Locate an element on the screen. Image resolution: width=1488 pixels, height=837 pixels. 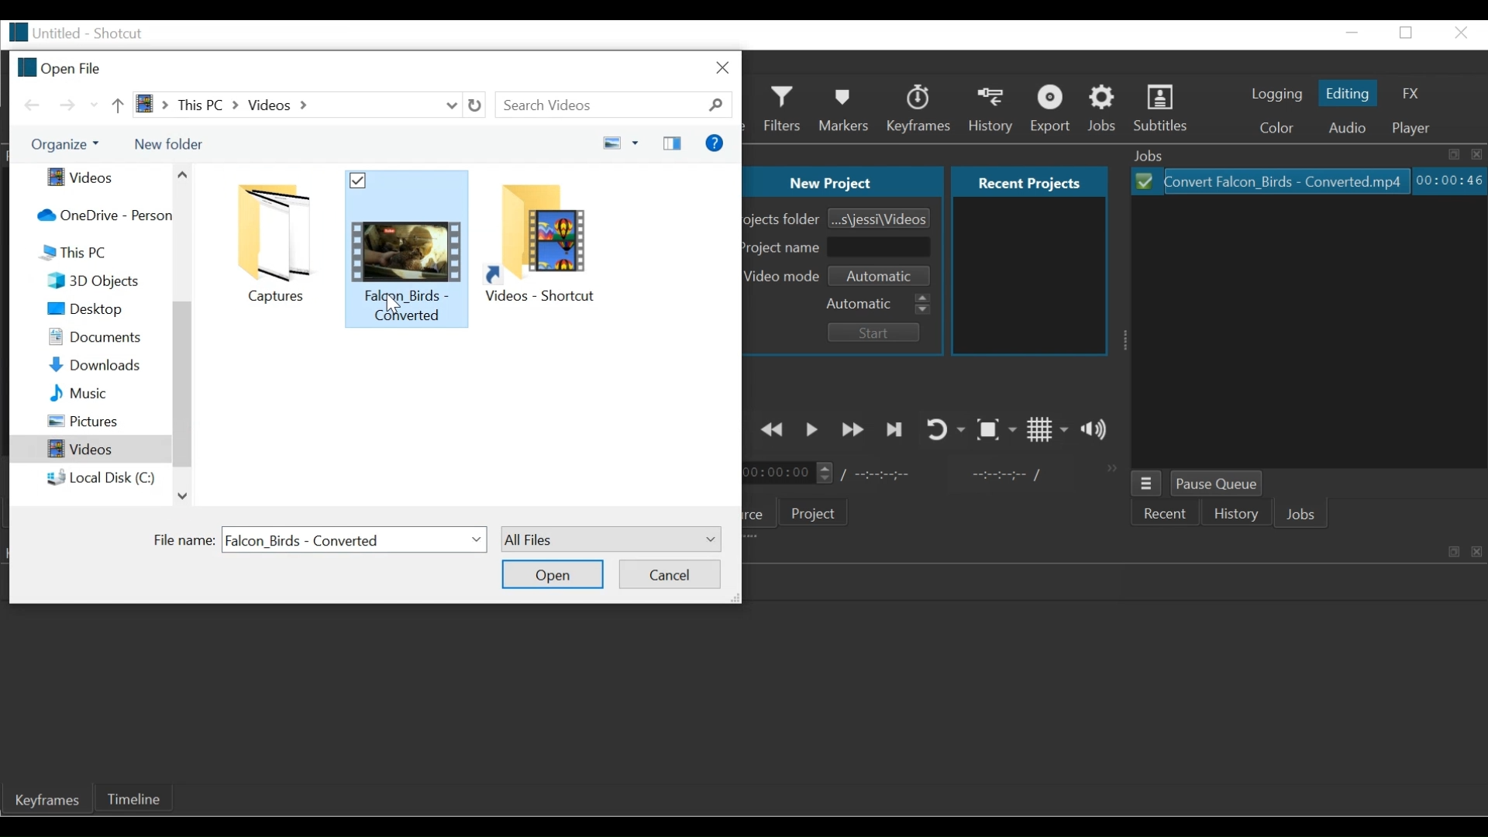
Show the previous pane is located at coordinates (671, 143).